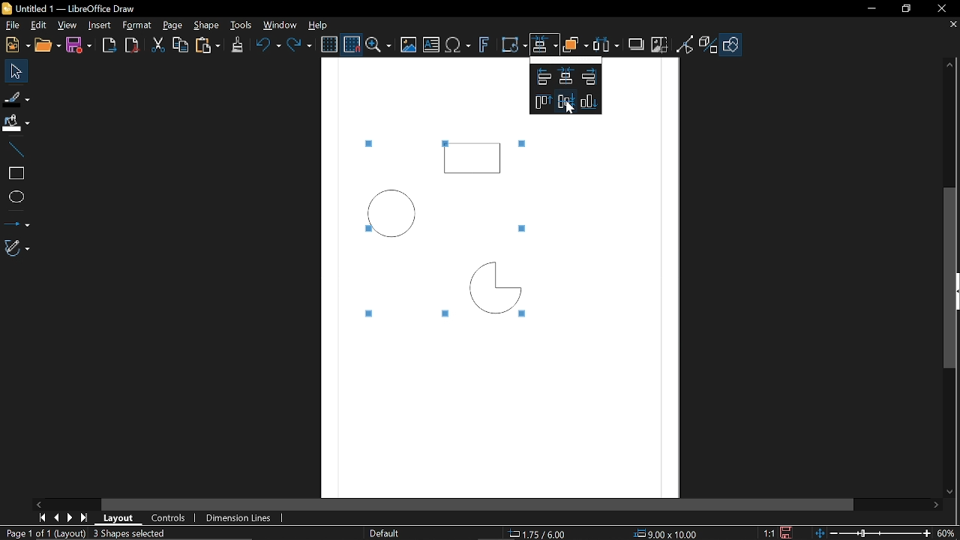 Image resolution: width=960 pixels, height=540 pixels. What do you see at coordinates (940, 7) in the screenshot?
I see `Close window` at bounding box center [940, 7].